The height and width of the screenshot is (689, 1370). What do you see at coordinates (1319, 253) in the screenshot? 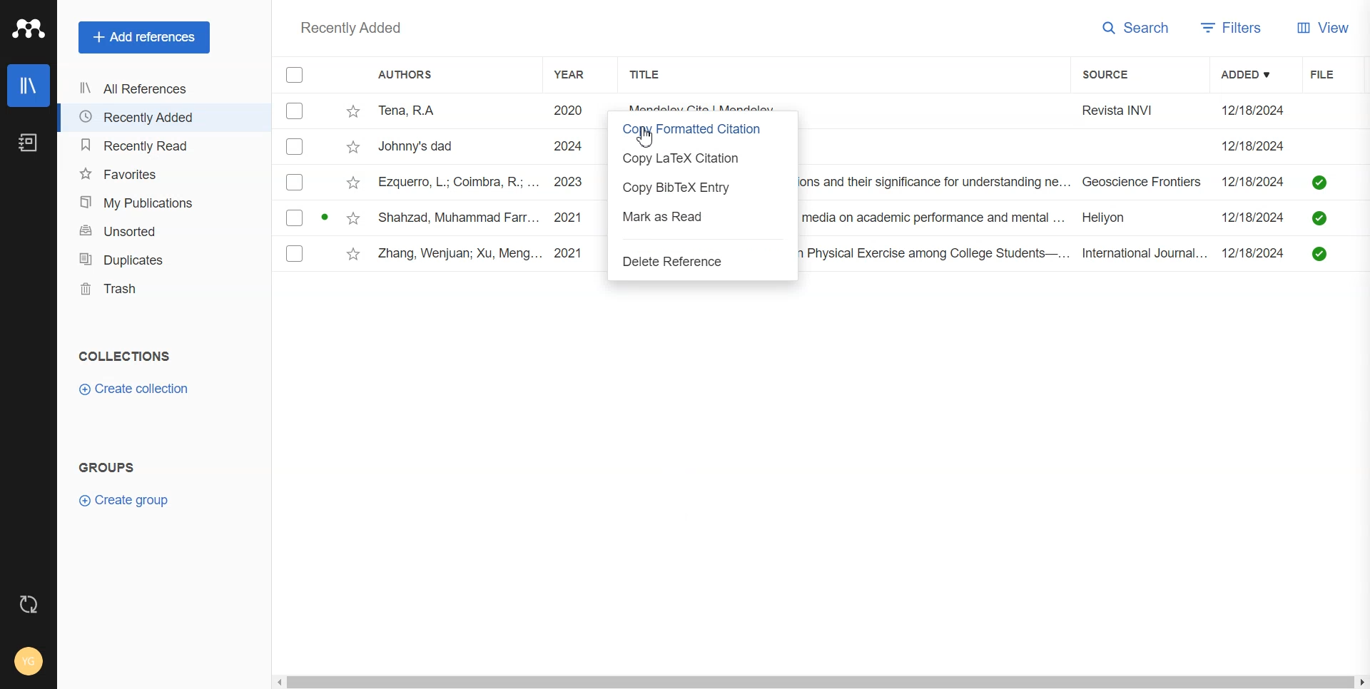
I see `saved` at bounding box center [1319, 253].